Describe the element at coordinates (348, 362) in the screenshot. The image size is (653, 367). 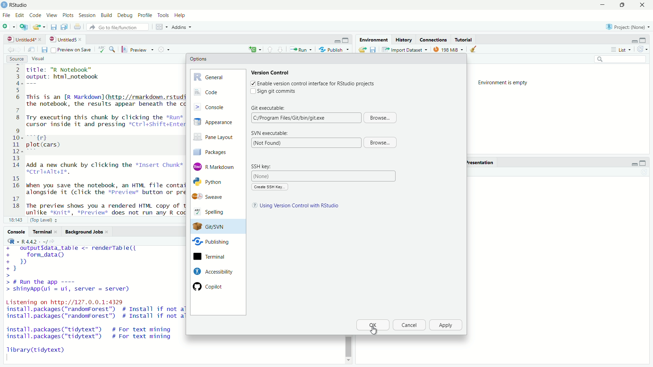
I see `scrollbar down` at that location.